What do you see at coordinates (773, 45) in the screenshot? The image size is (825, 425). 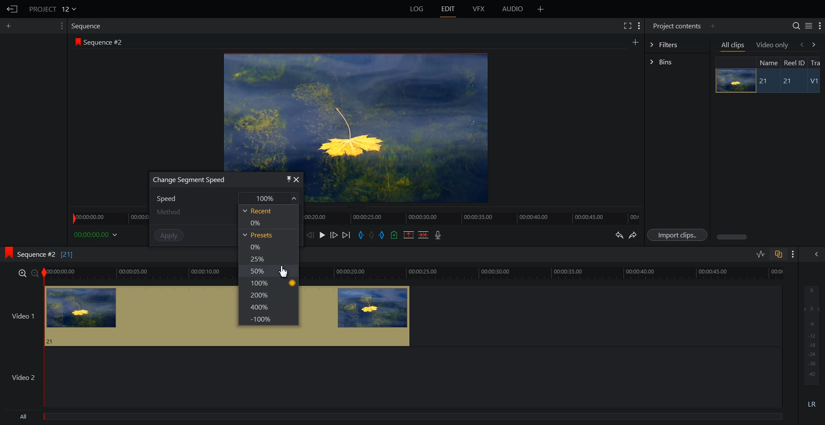 I see `Video only` at bounding box center [773, 45].